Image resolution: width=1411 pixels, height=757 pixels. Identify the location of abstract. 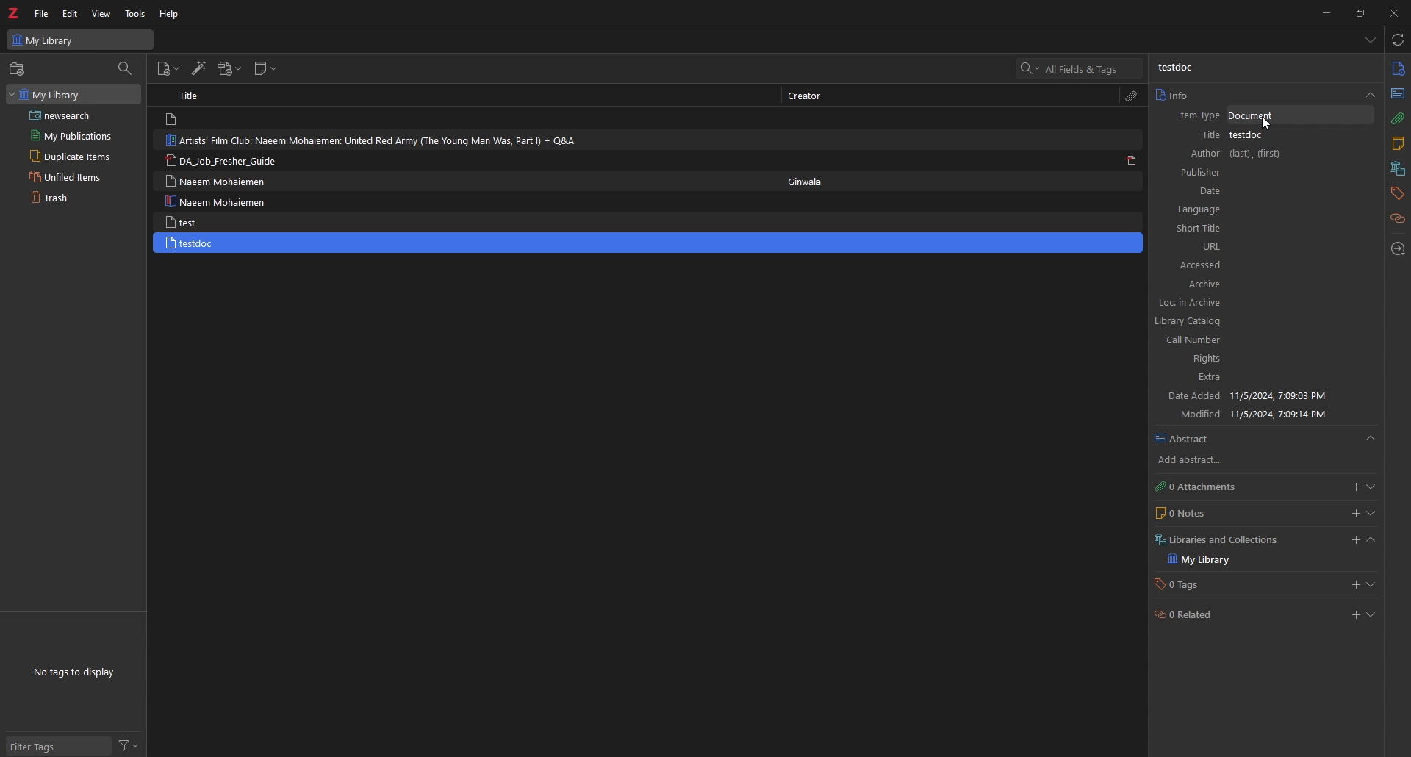
(1397, 95).